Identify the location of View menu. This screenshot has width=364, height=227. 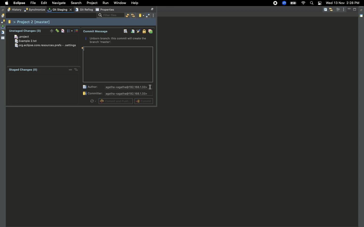
(344, 9).